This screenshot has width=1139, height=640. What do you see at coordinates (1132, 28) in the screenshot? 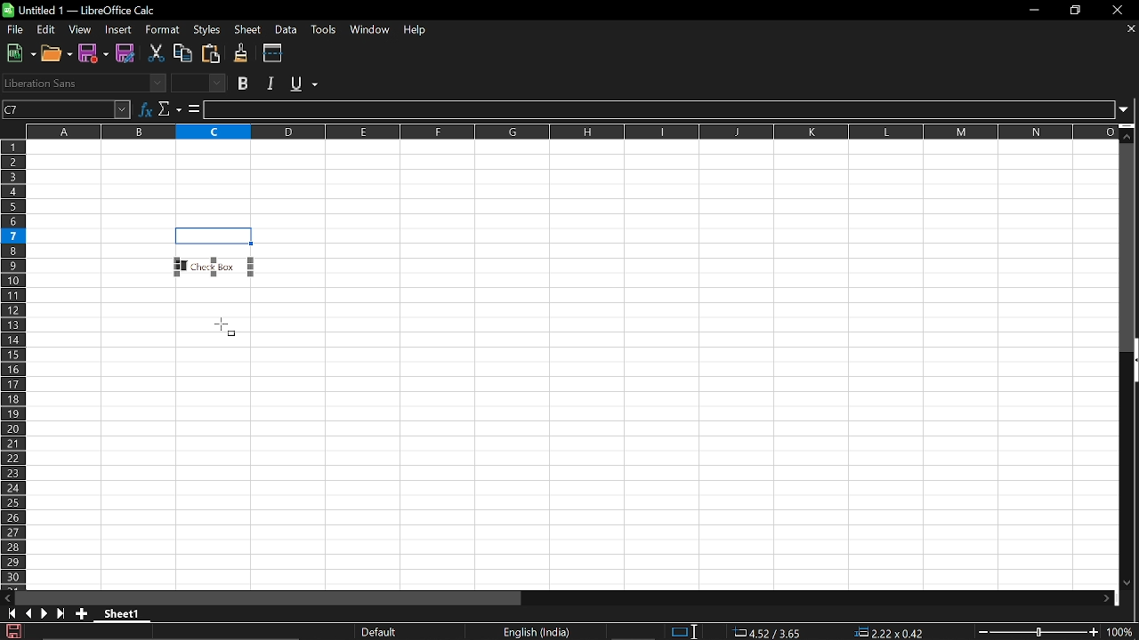
I see `Close document` at bounding box center [1132, 28].